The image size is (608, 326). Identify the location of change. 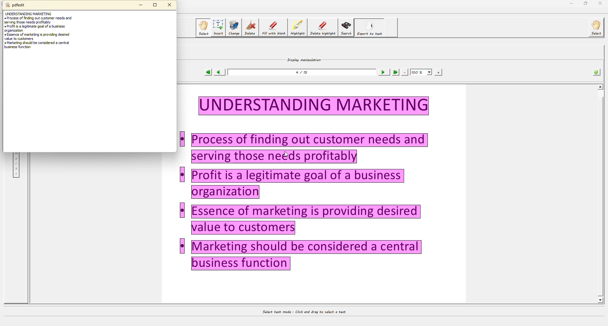
(233, 27).